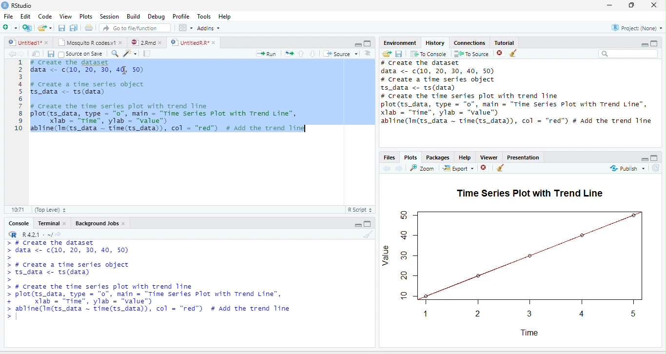 This screenshot has width=666, height=354. What do you see at coordinates (80, 54) in the screenshot?
I see `Source on Save` at bounding box center [80, 54].